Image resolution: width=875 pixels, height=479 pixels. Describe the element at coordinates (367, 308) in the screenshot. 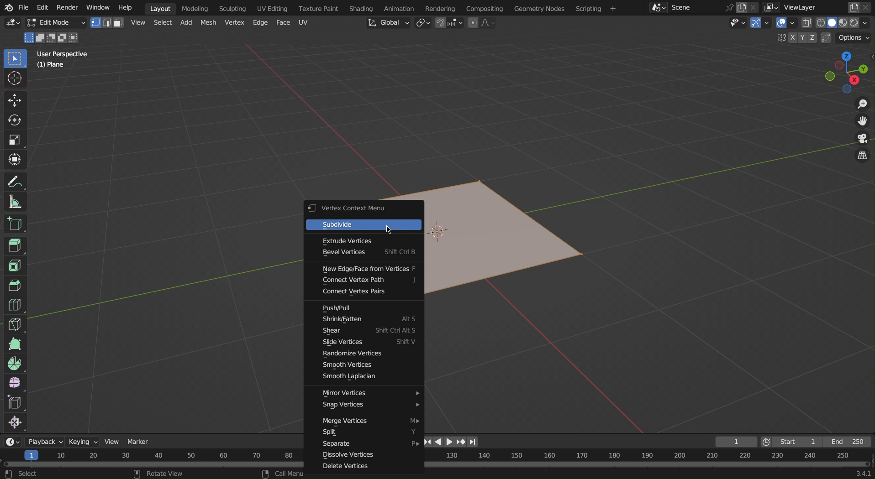

I see `Push/Pull` at that location.